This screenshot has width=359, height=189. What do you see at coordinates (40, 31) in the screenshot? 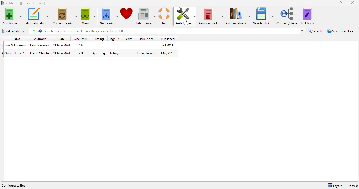
I see `advanced search` at bounding box center [40, 31].